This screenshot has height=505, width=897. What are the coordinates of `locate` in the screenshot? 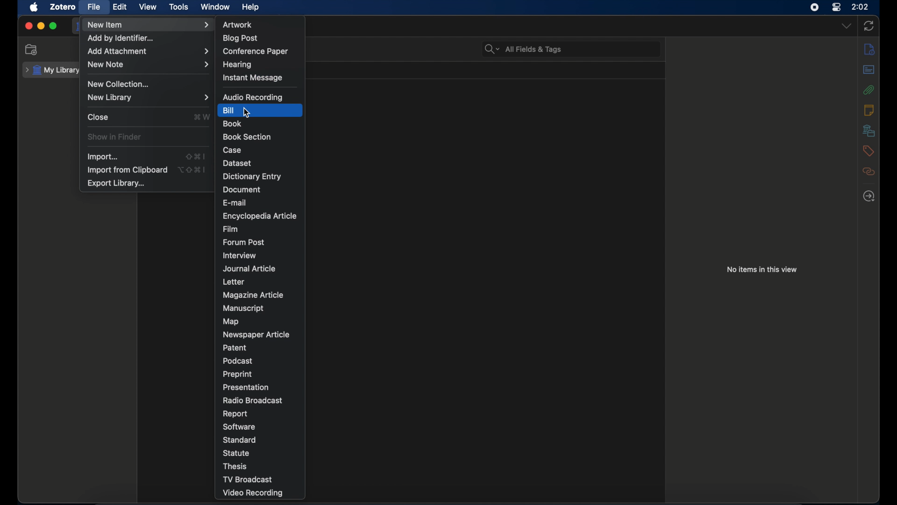 It's located at (870, 196).